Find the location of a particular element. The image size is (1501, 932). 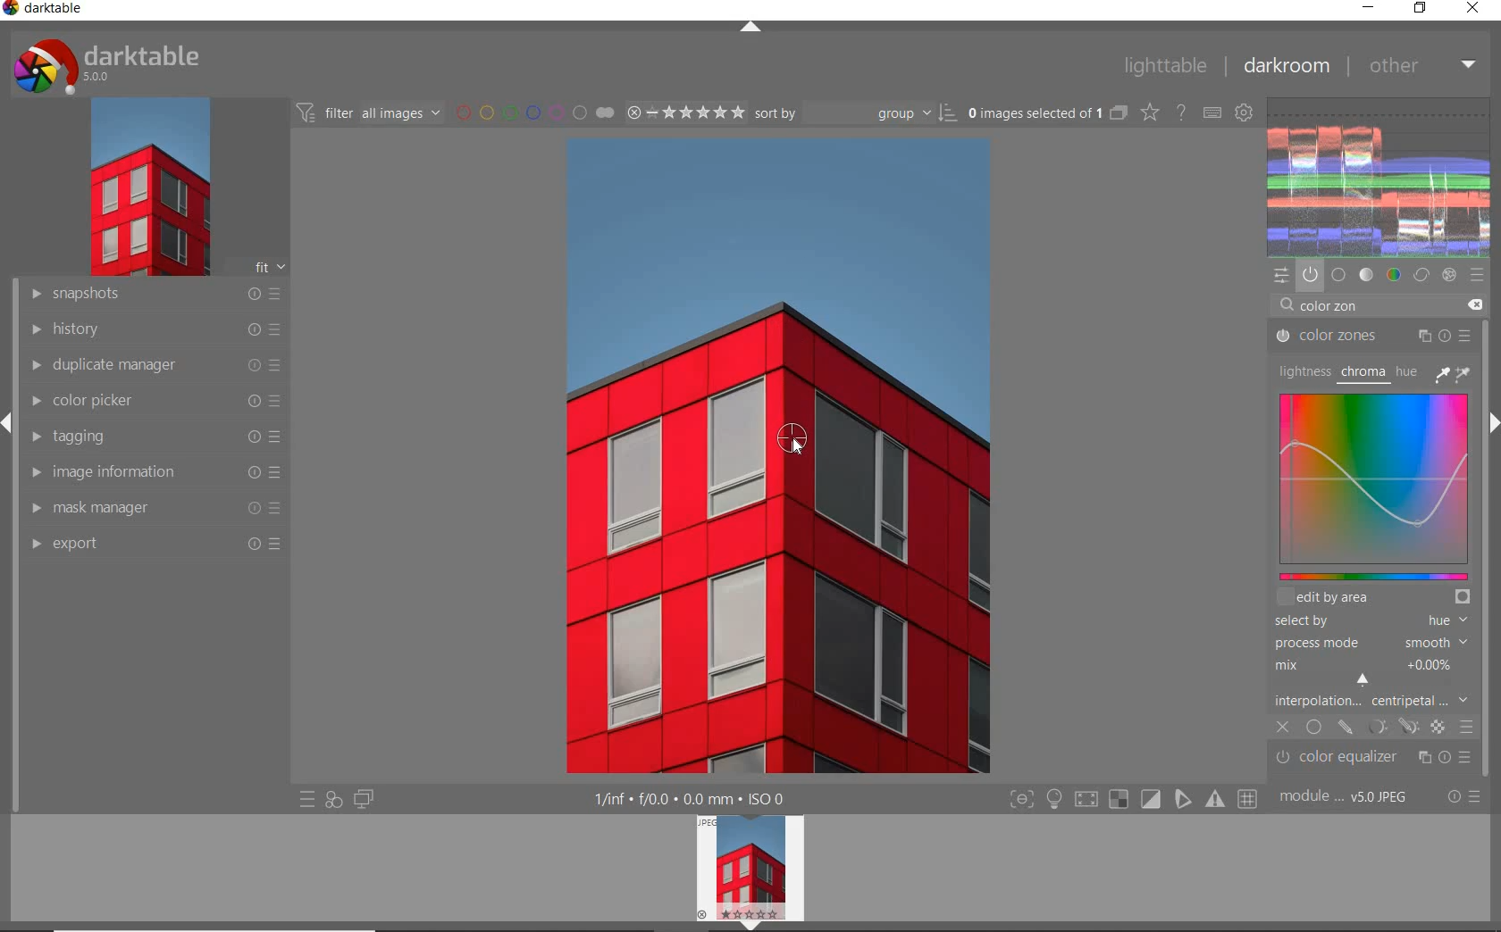

UNIFORMLY is located at coordinates (1313, 728).